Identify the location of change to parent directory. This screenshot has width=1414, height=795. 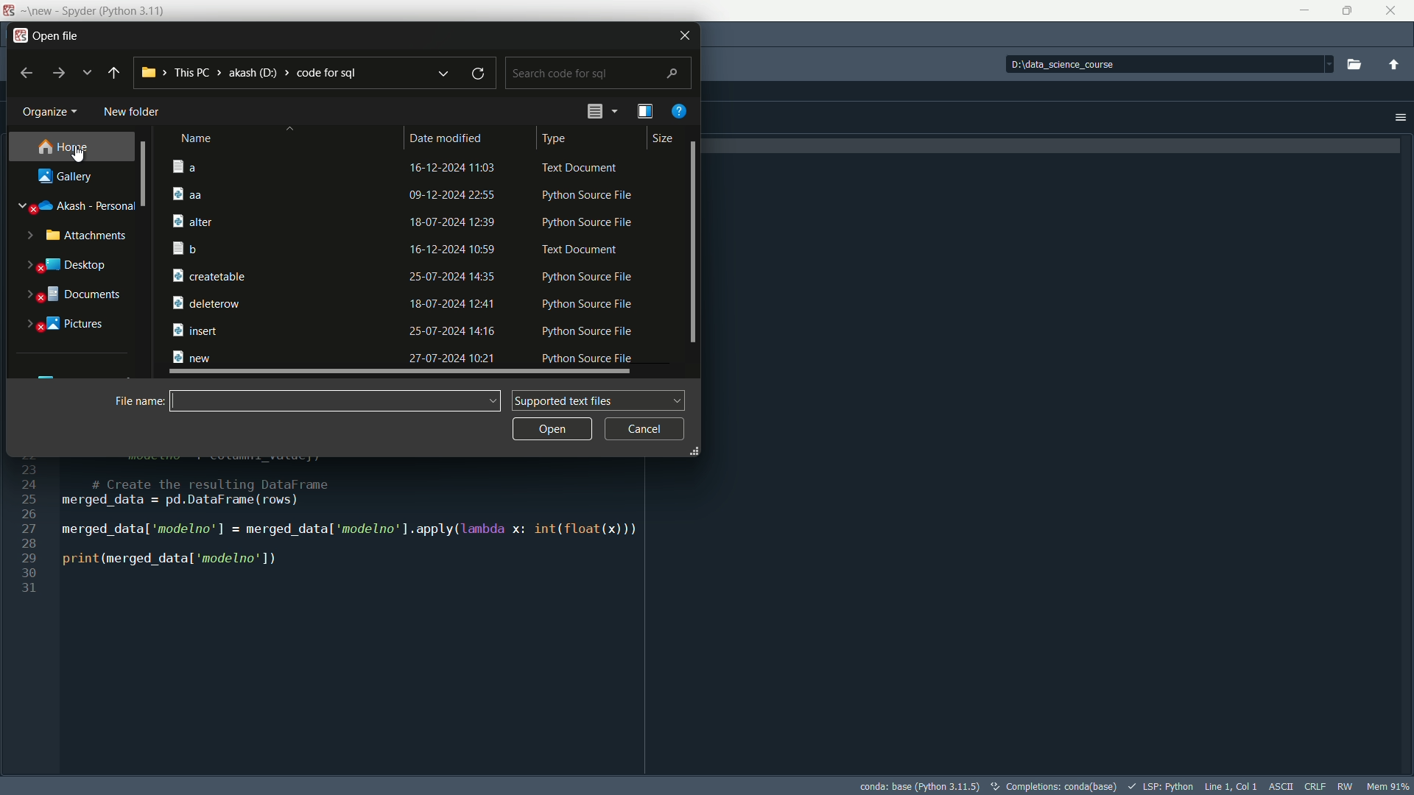
(1394, 65).